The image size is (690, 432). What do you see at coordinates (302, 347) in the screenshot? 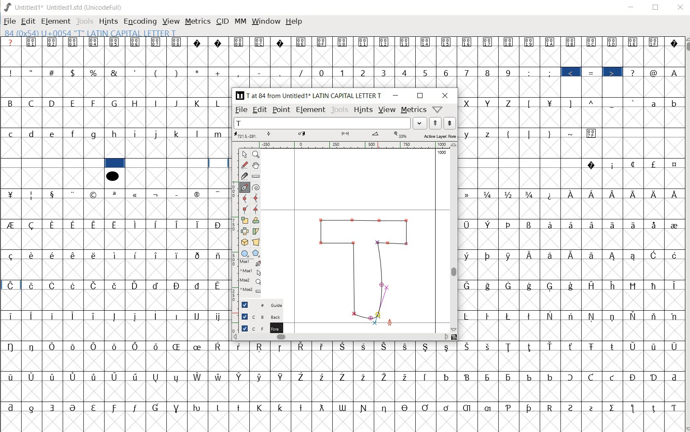
I see `Symbol` at bounding box center [302, 347].